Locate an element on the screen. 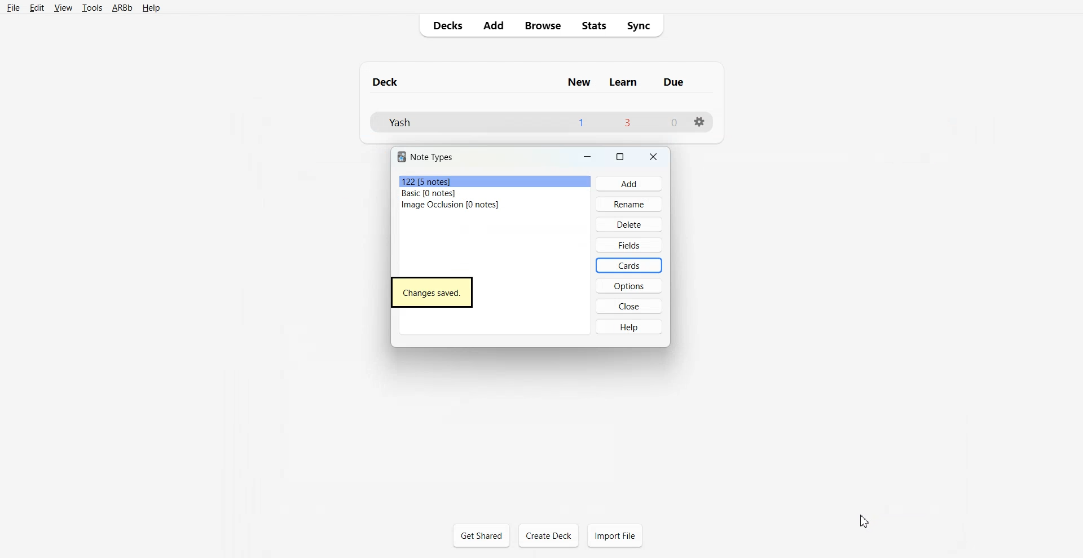  Close is located at coordinates (653, 157).